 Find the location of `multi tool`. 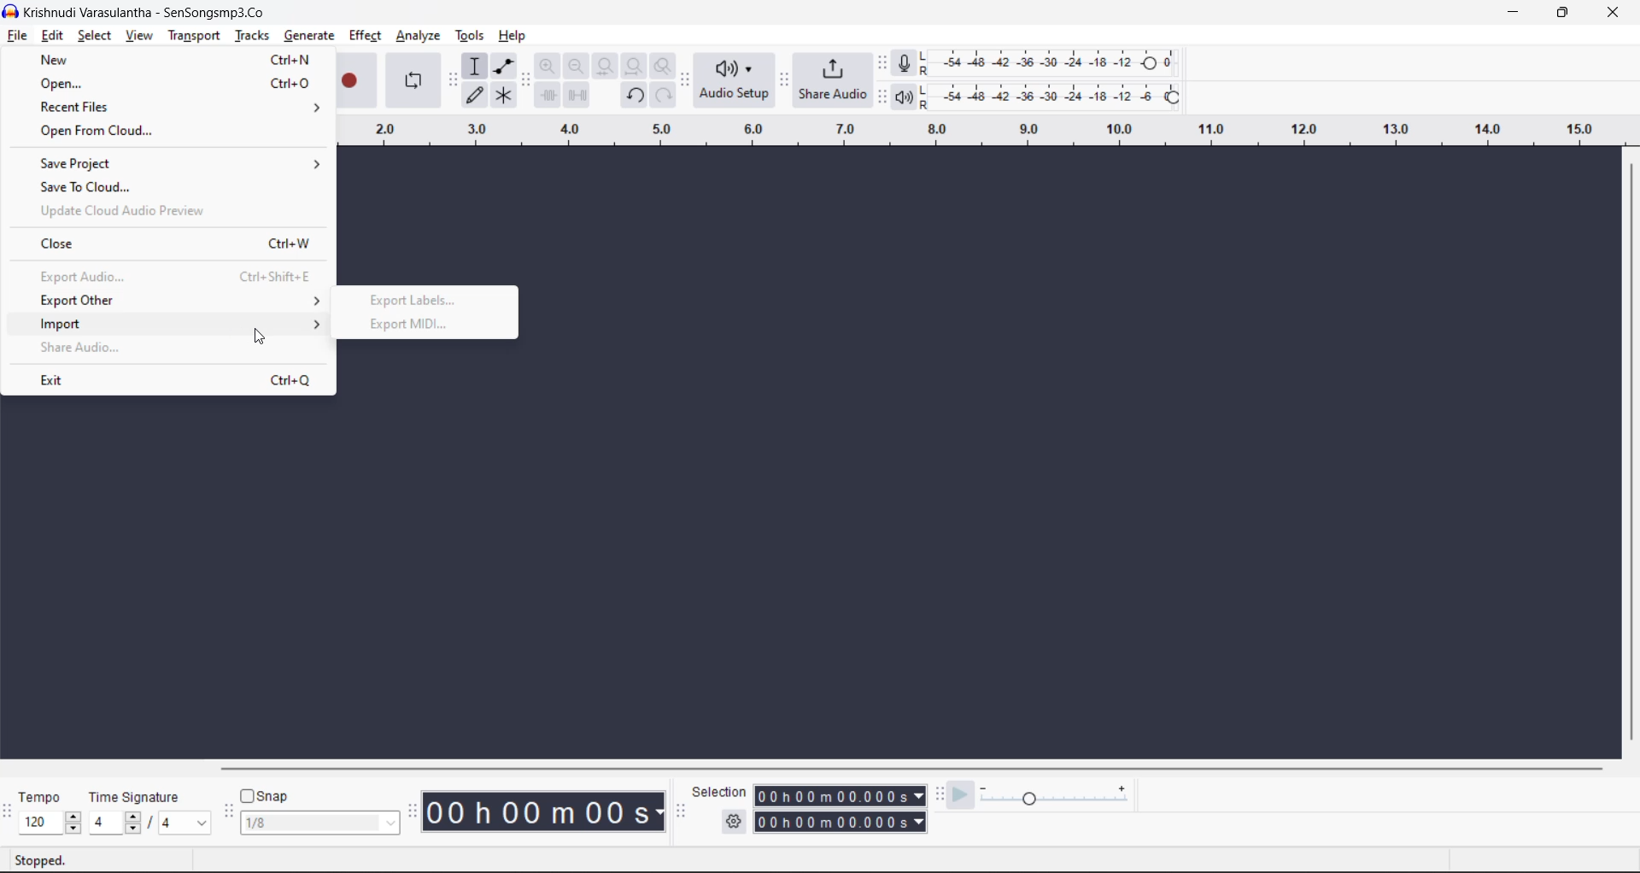

multi tool is located at coordinates (506, 96).